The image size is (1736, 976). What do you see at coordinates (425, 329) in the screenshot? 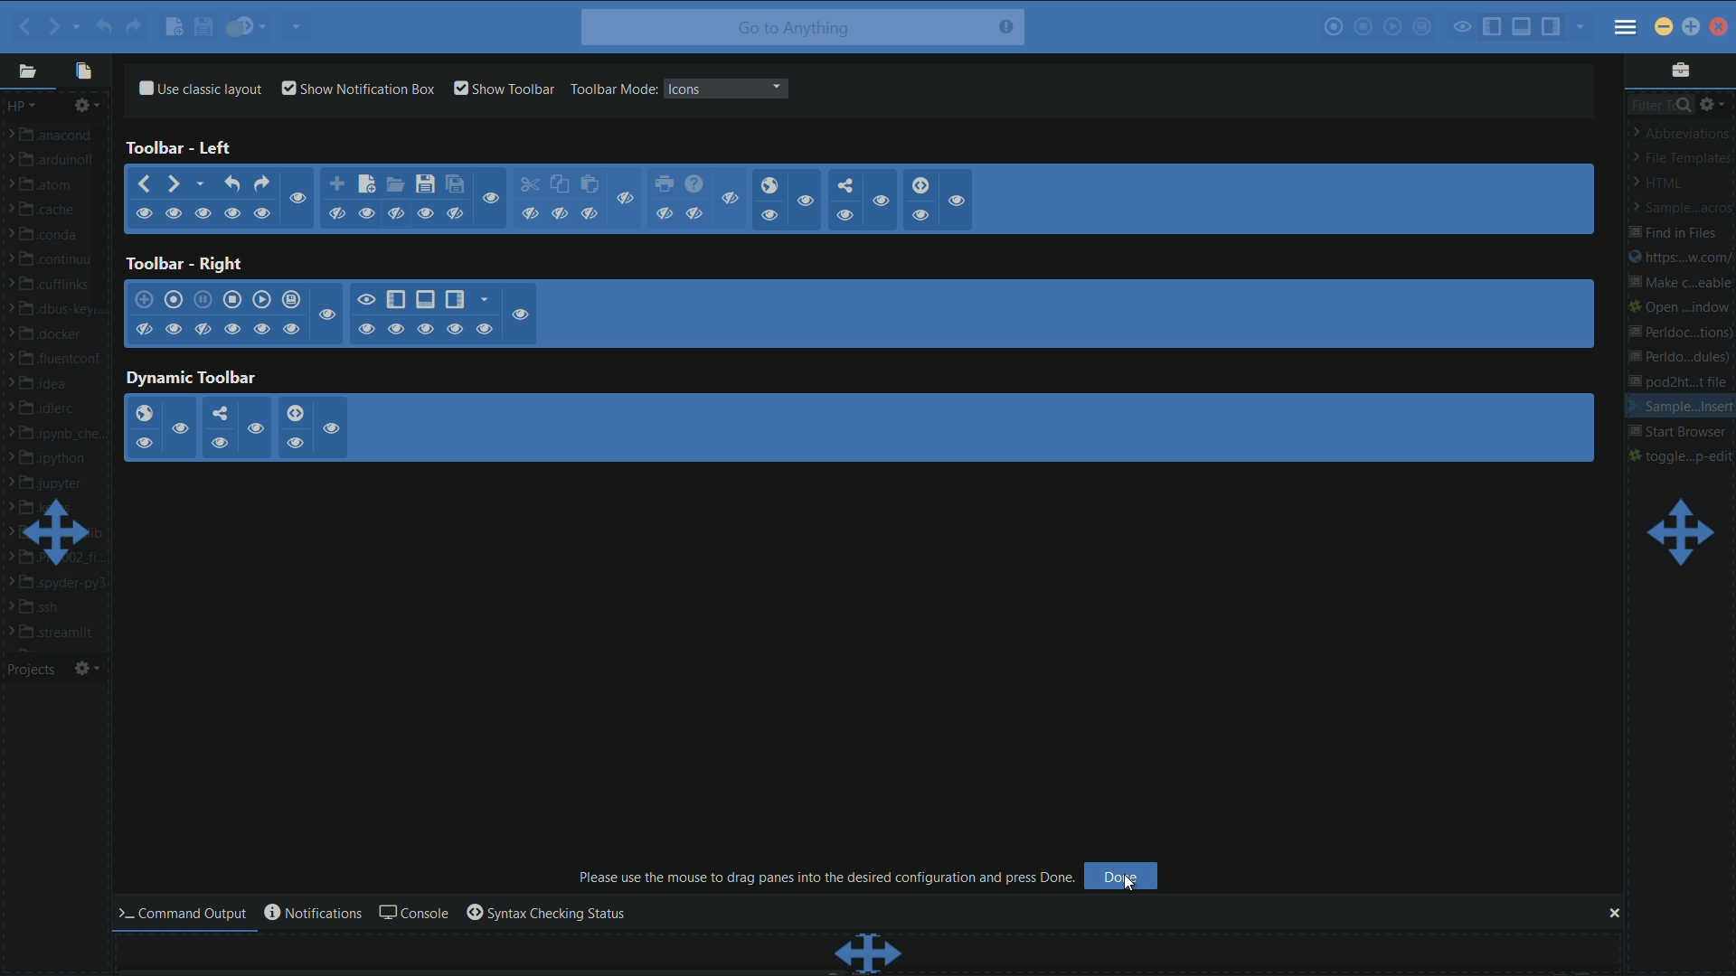
I see `hide/show` at bounding box center [425, 329].